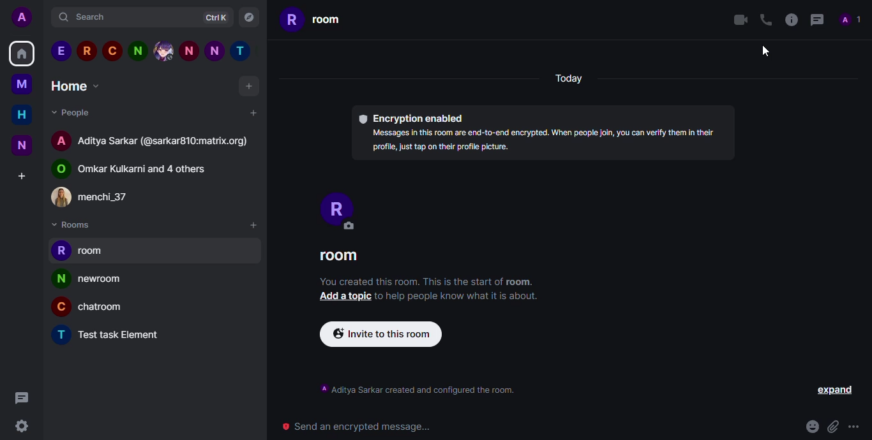 The width and height of the screenshot is (872, 440). I want to click on Add, so click(253, 113).